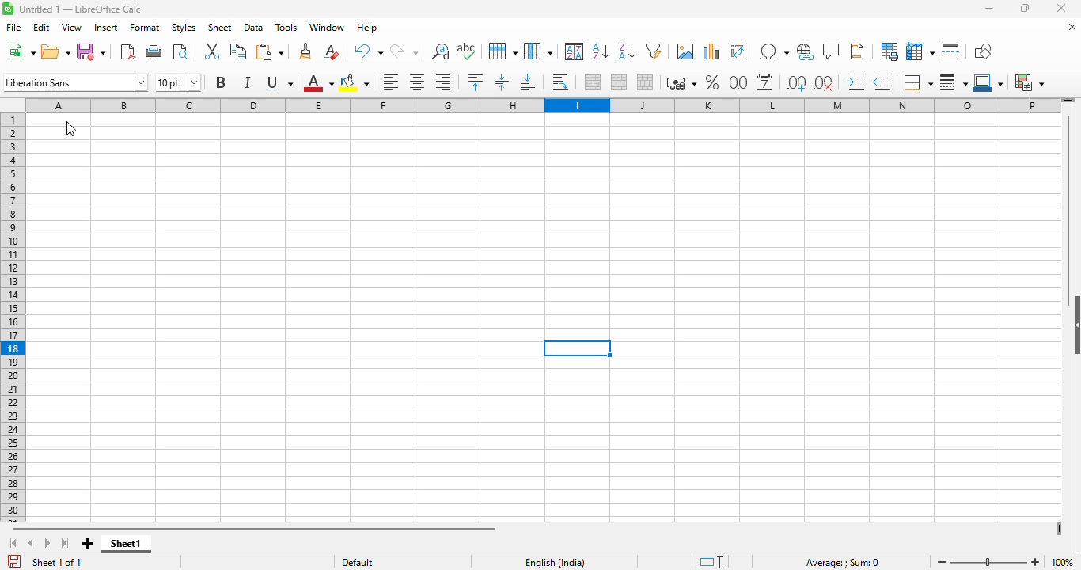 The width and height of the screenshot is (1081, 570). What do you see at coordinates (238, 51) in the screenshot?
I see `copy` at bounding box center [238, 51].